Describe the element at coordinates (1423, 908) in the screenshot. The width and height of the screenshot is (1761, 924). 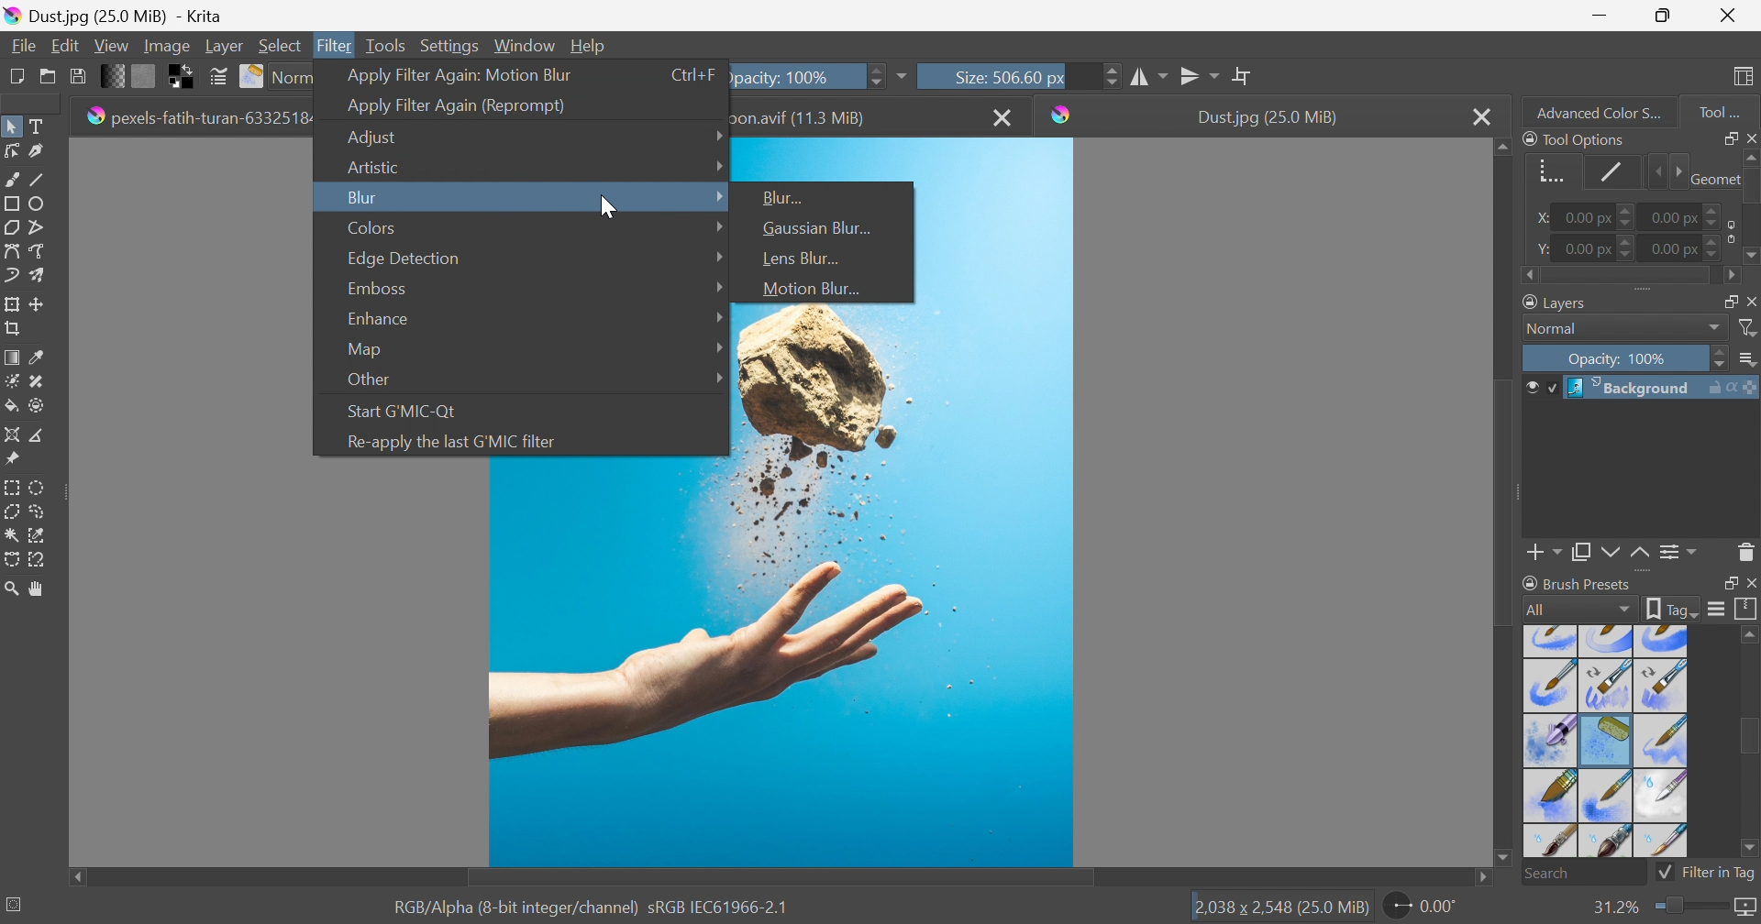
I see `0.00°` at that location.